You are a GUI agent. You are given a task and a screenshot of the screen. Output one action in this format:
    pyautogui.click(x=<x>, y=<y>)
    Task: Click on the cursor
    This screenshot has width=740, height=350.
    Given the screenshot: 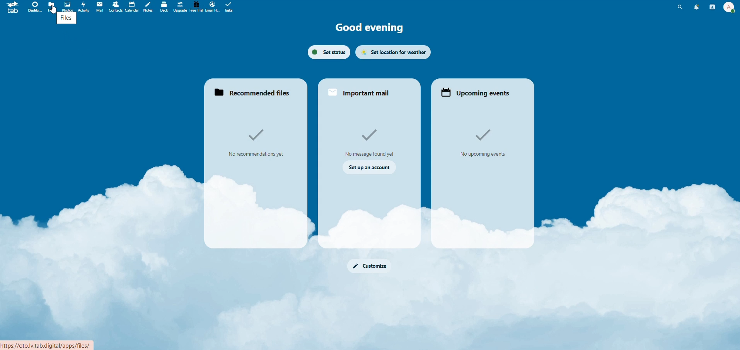 What is the action you would take?
    pyautogui.click(x=53, y=10)
    